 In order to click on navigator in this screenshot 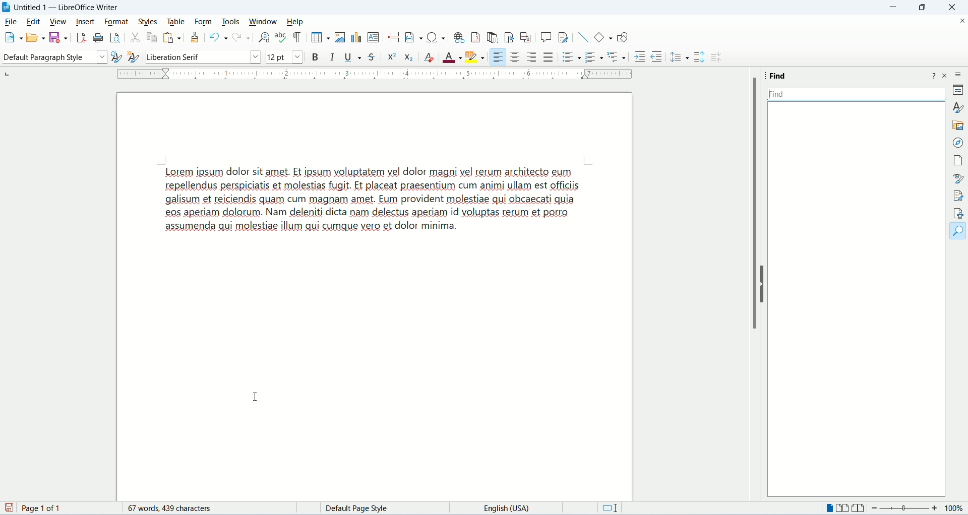, I will do `click(957, 143)`.